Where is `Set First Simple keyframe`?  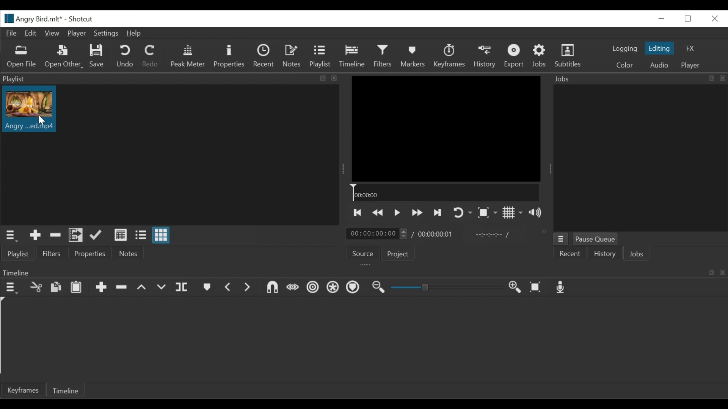 Set First Simple keyframe is located at coordinates (291, 287).